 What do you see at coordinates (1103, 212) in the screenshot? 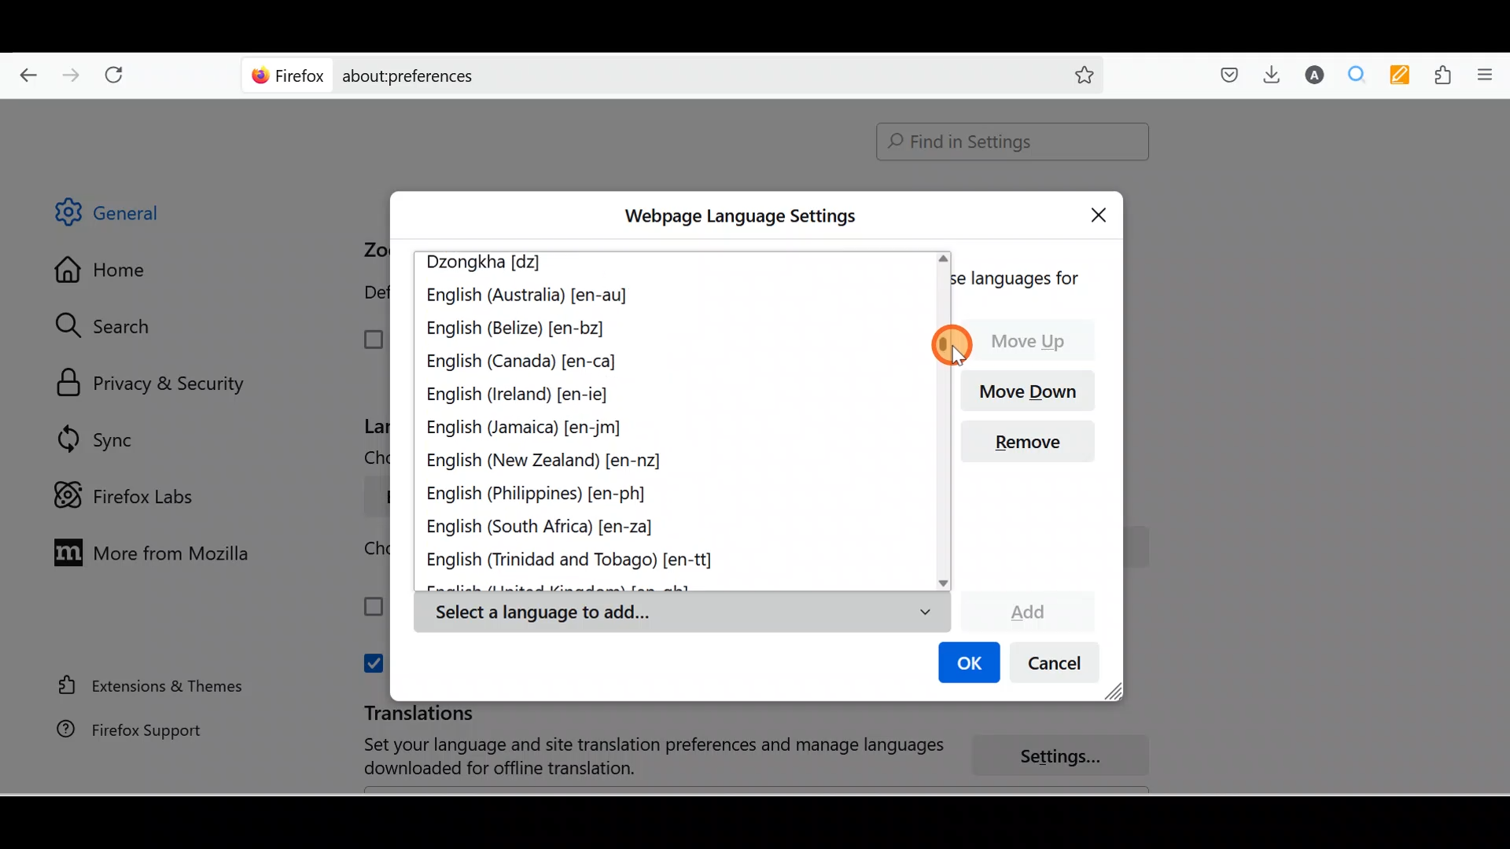
I see `Close` at bounding box center [1103, 212].